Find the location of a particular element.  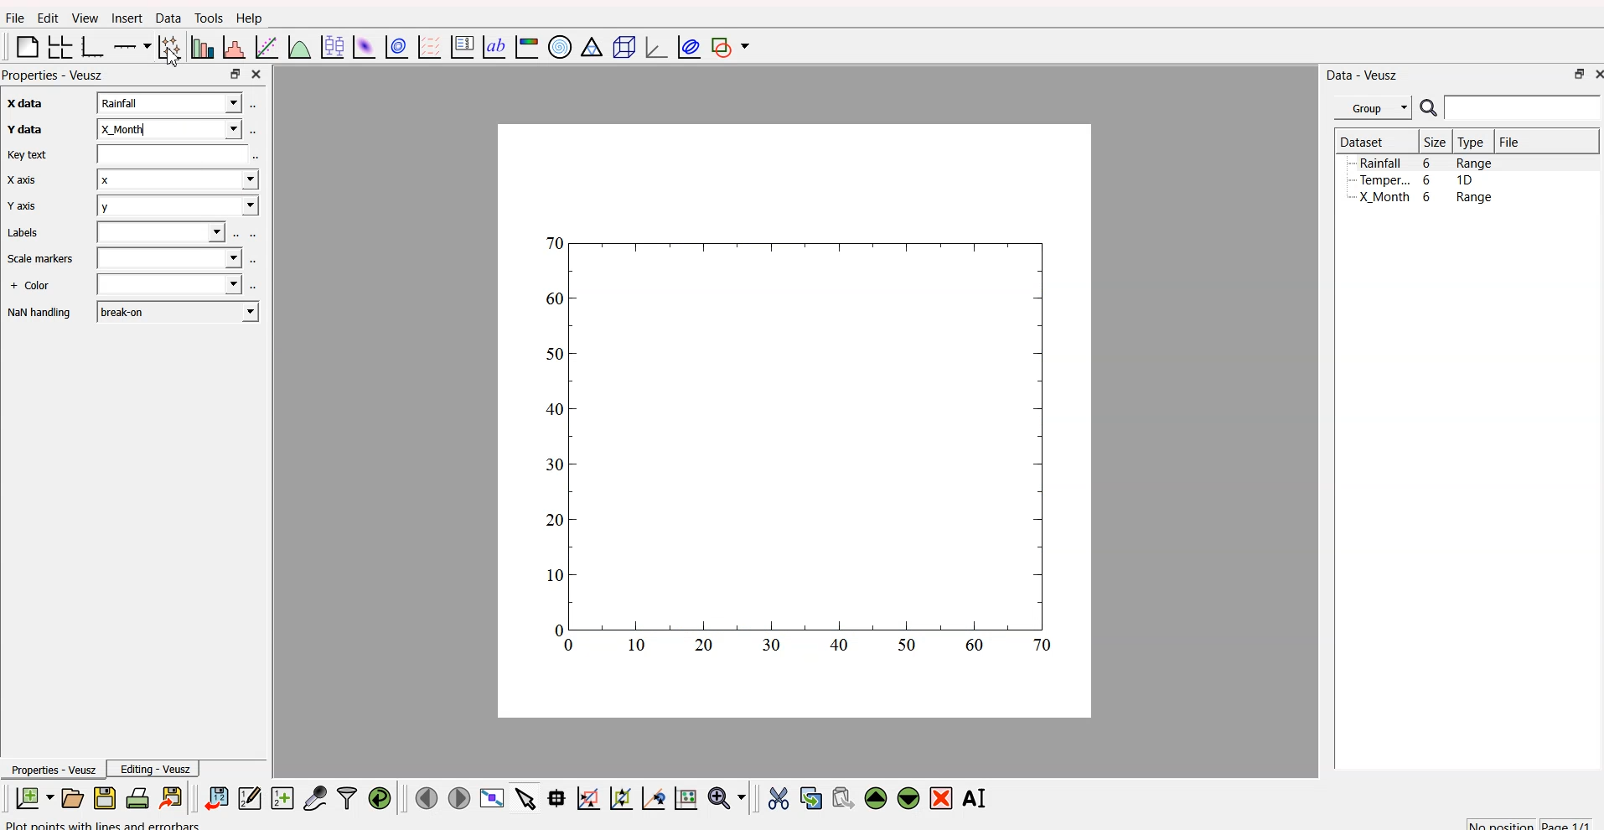

remove the selected widget is located at coordinates (942, 798).